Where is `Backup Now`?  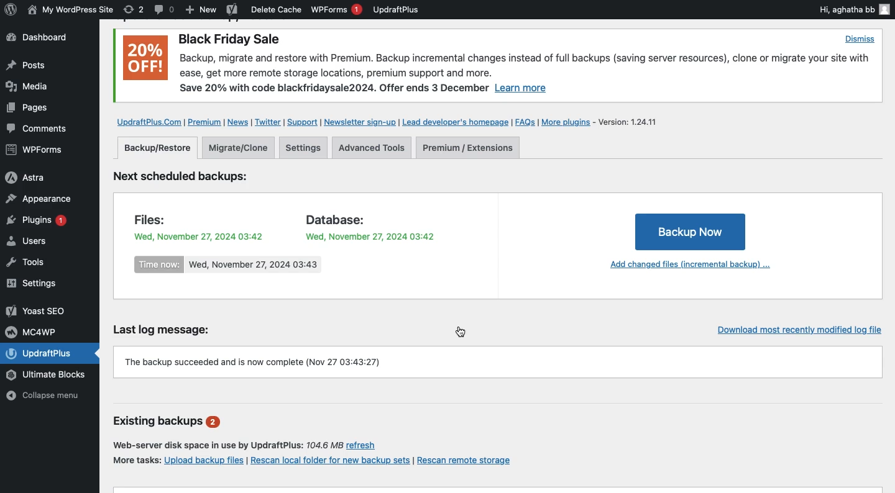 Backup Now is located at coordinates (690, 231).